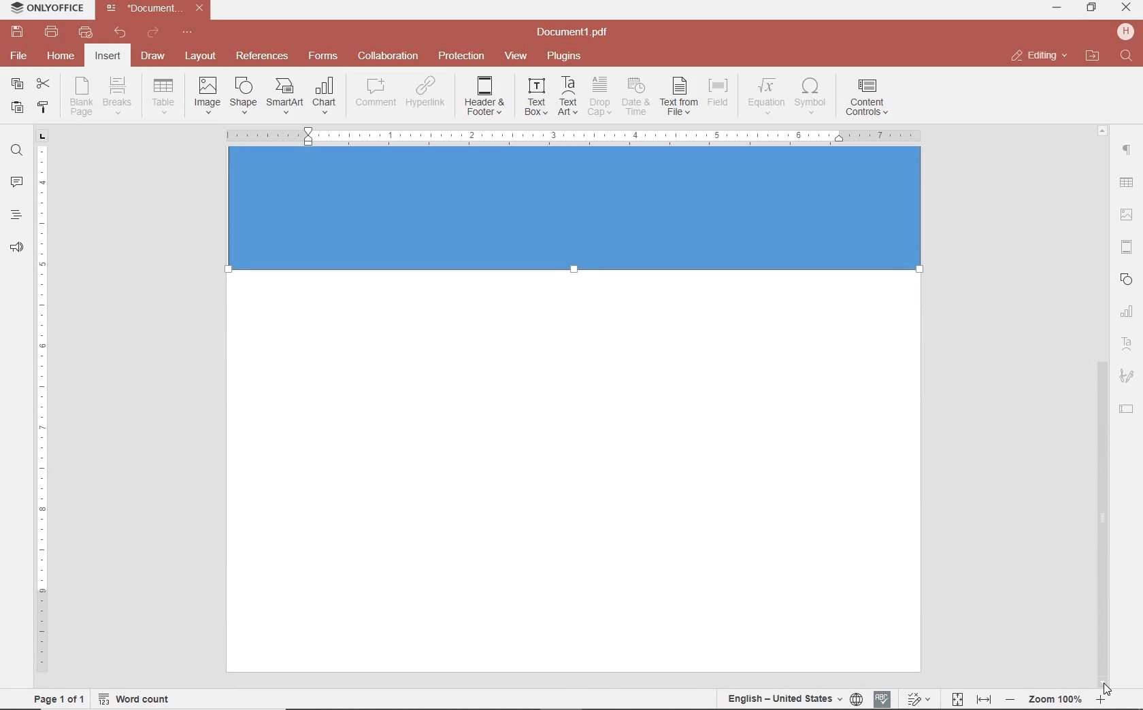 The height and width of the screenshot is (710, 1143). Describe the element at coordinates (261, 56) in the screenshot. I see `reference` at that location.